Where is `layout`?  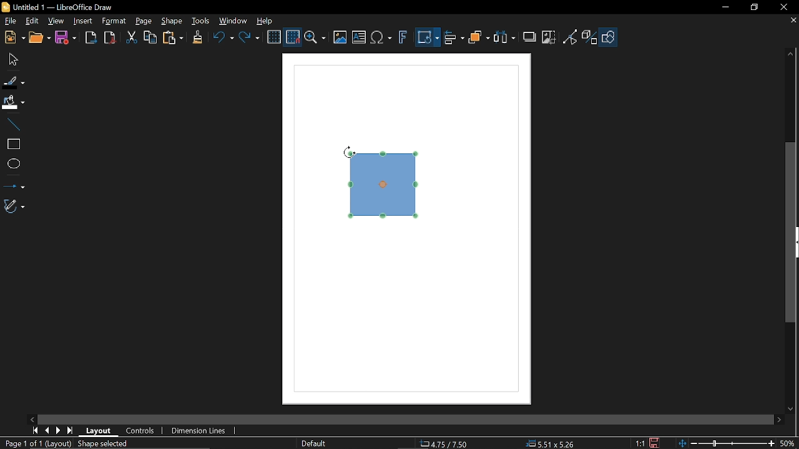
layout is located at coordinates (99, 432).